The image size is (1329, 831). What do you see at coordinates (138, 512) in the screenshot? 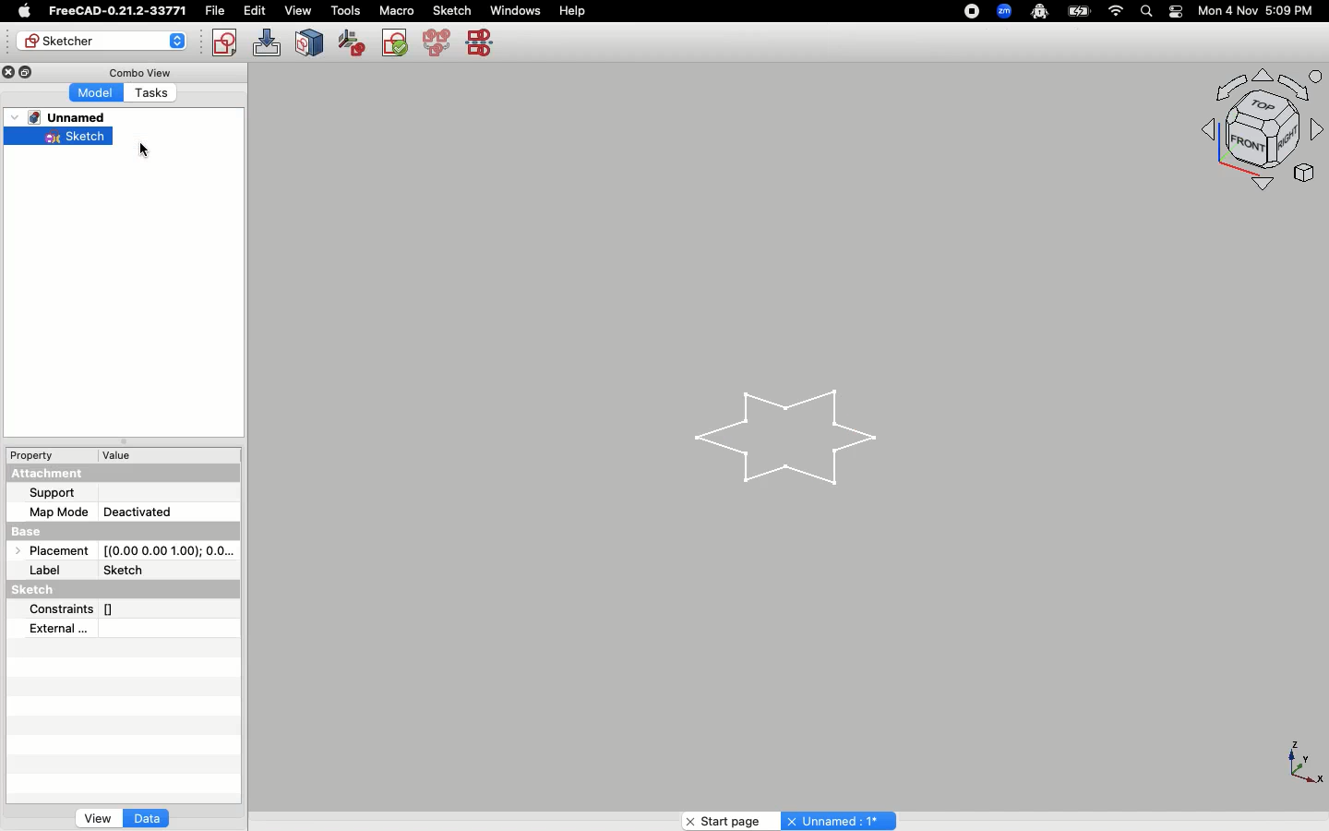
I see `Deactivated` at bounding box center [138, 512].